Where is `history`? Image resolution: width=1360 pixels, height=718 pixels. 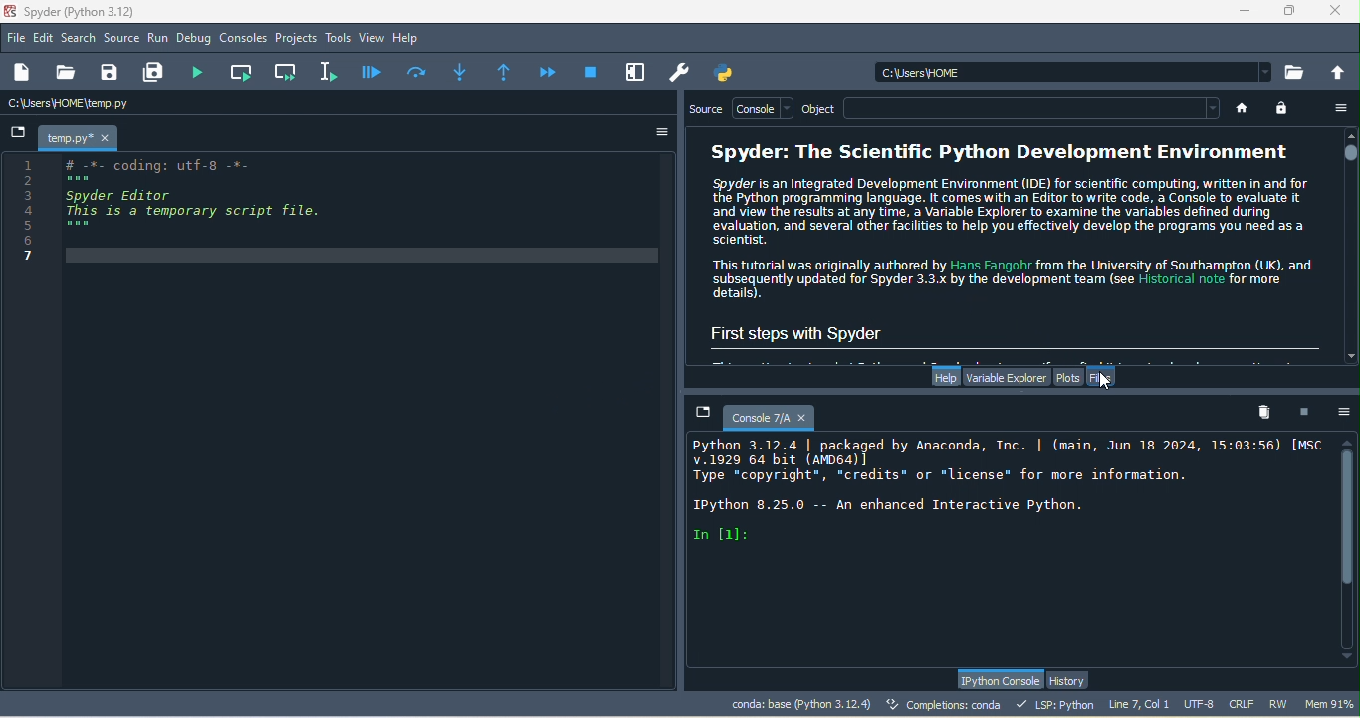 history is located at coordinates (1071, 680).